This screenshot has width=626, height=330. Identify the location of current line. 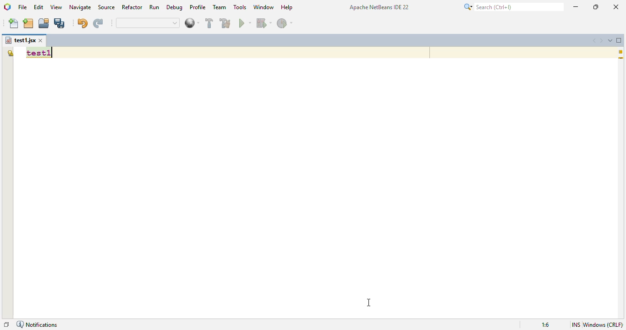
(621, 59).